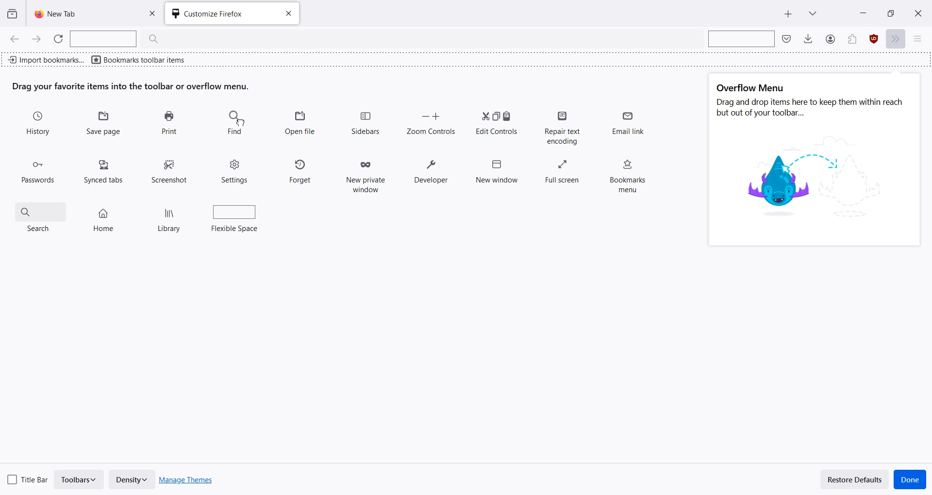 The width and height of the screenshot is (932, 495). What do you see at coordinates (240, 122) in the screenshot?
I see `Drag Cursor` at bounding box center [240, 122].